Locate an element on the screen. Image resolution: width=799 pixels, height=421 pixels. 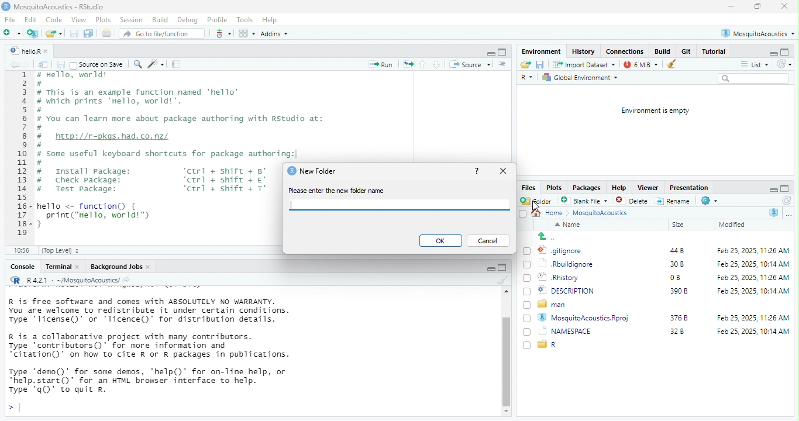
save current document is located at coordinates (61, 64).